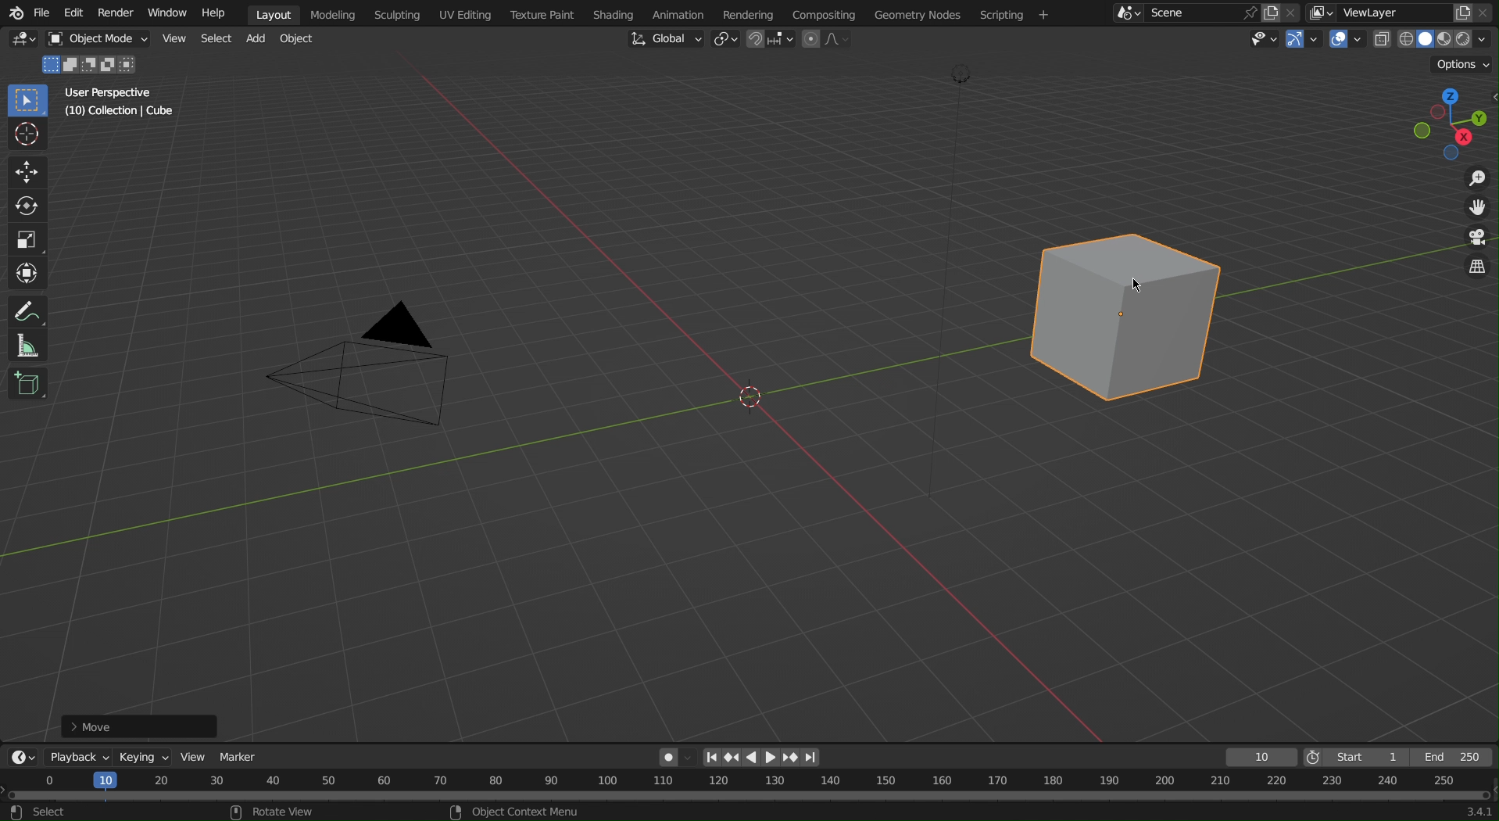 This screenshot has width=1499, height=821. Describe the element at coordinates (27, 271) in the screenshot. I see `Transform` at that location.